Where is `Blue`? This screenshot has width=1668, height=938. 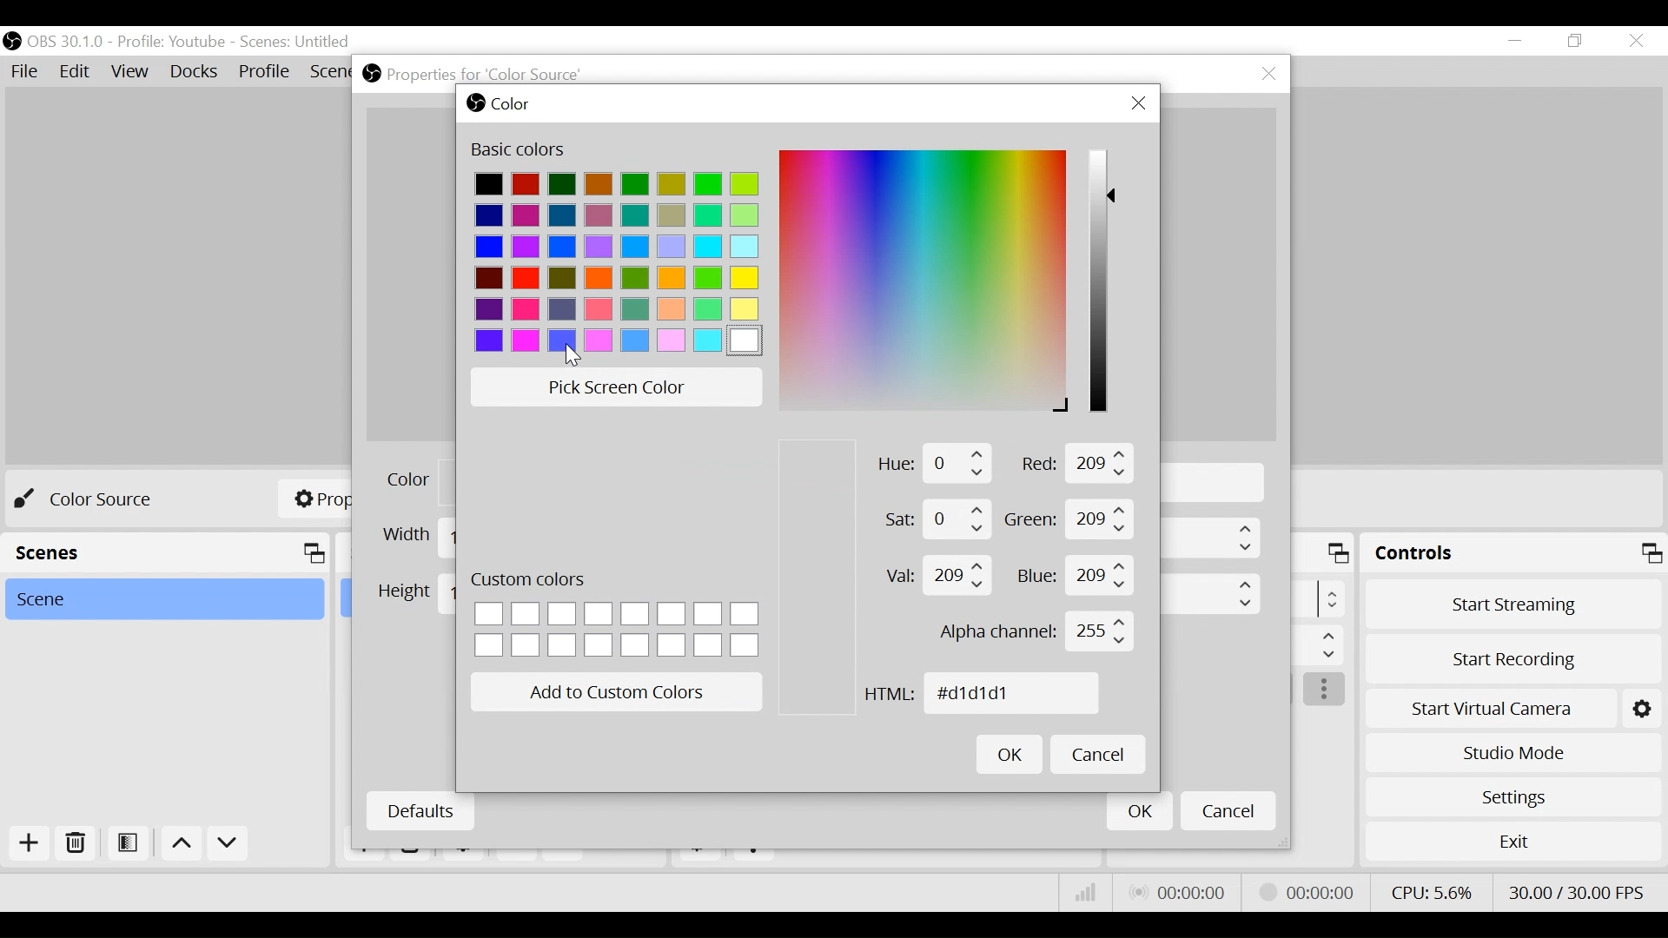
Blue is located at coordinates (1070, 576).